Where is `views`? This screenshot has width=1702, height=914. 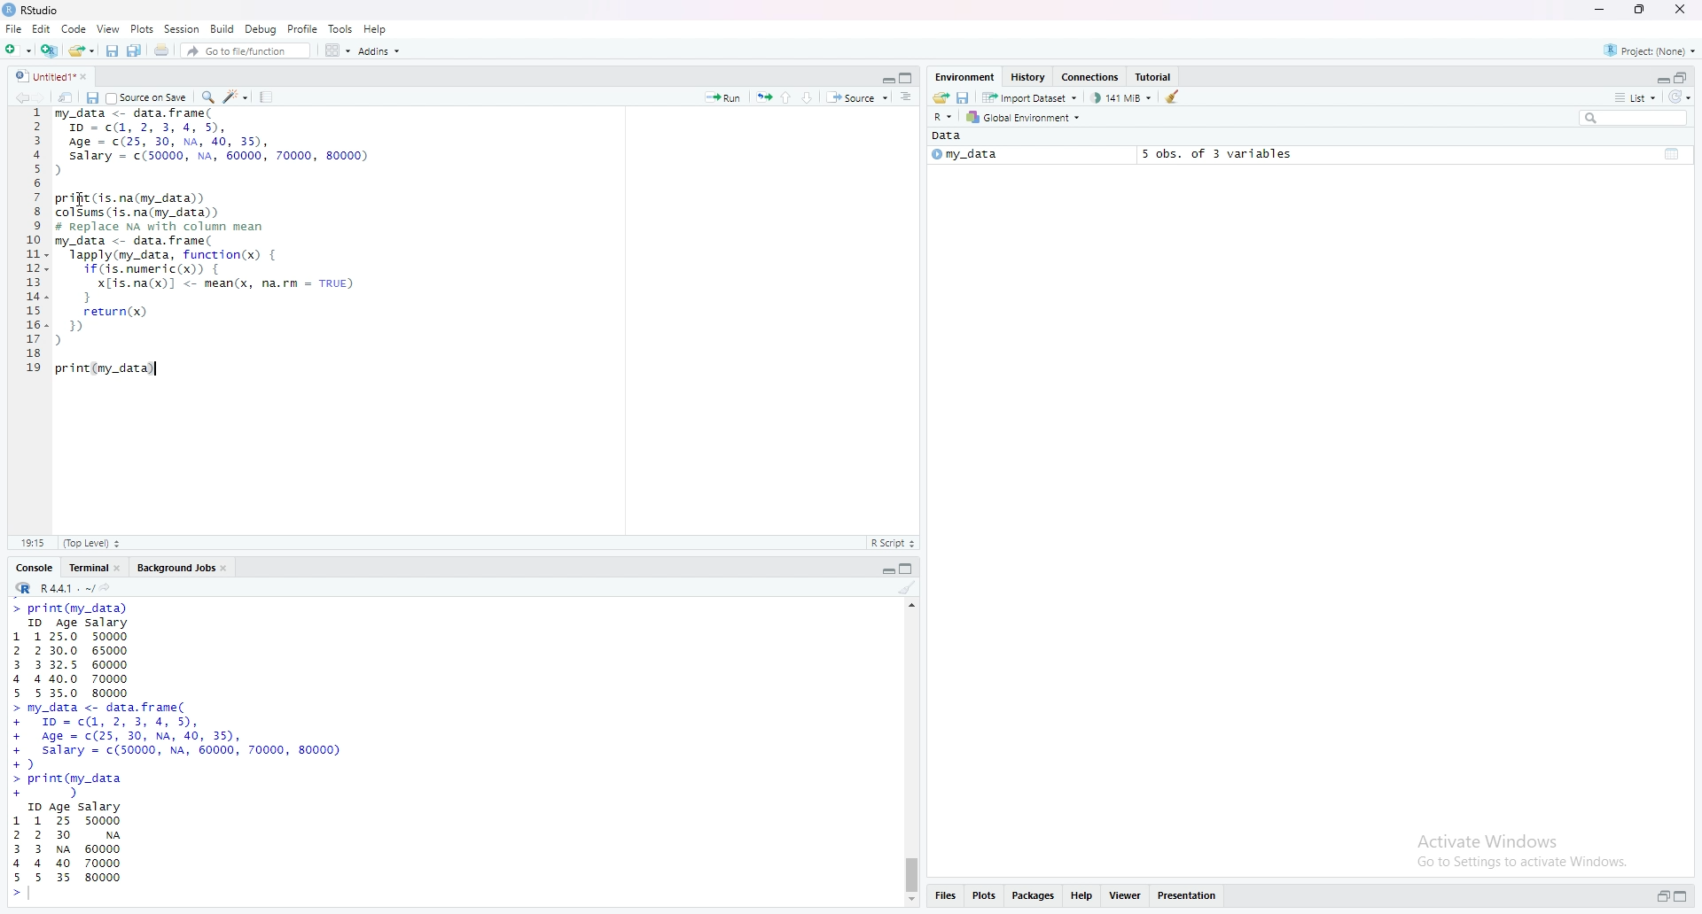 views is located at coordinates (1128, 895).